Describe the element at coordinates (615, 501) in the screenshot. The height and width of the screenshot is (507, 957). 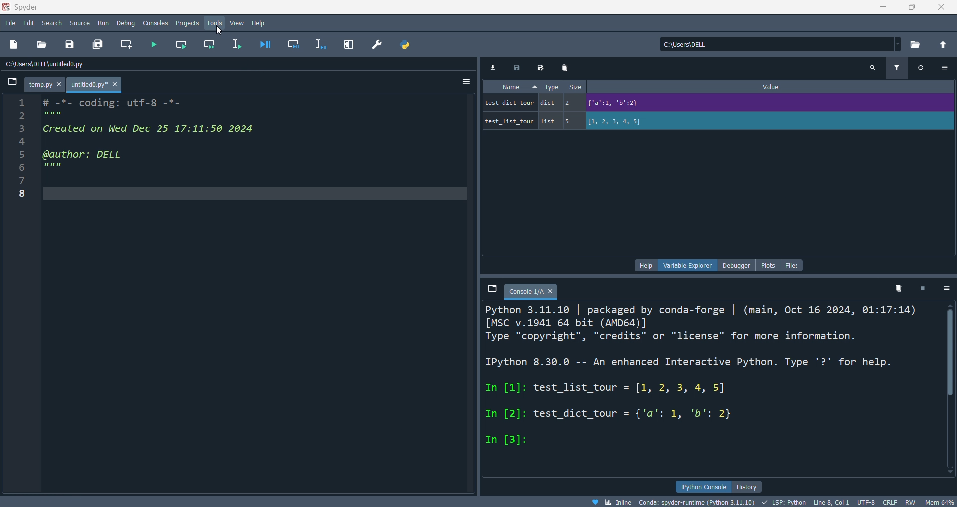
I see `Inline` at that location.